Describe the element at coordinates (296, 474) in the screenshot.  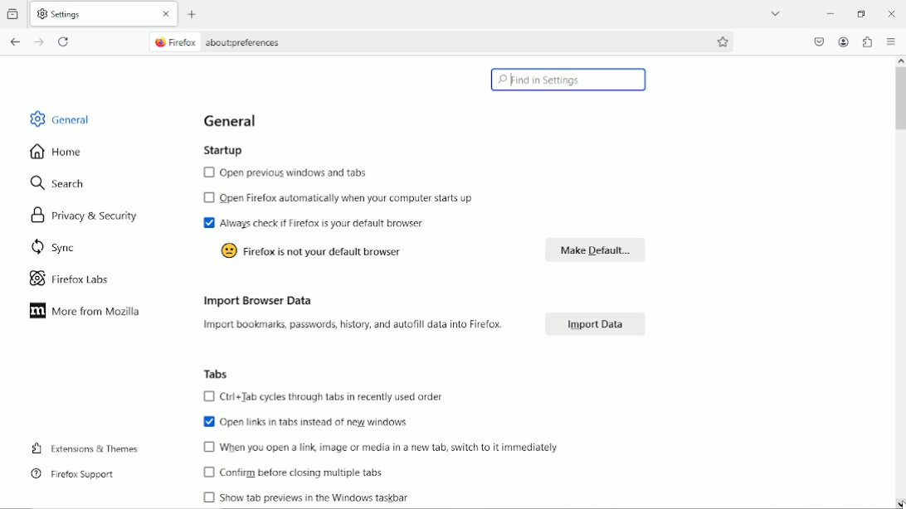
I see `Confirm before closing multiple tabs` at that location.